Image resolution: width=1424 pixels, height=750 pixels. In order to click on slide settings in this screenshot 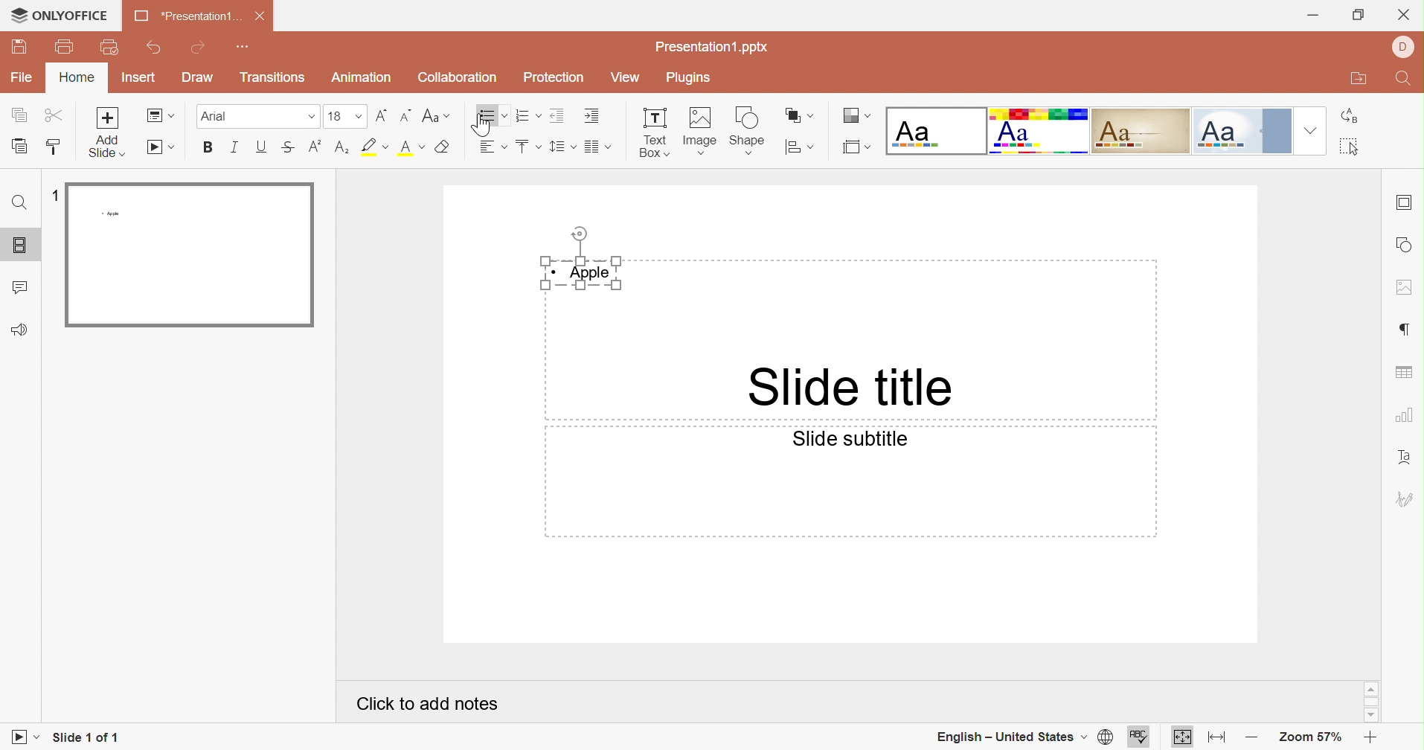, I will do `click(1406, 201)`.